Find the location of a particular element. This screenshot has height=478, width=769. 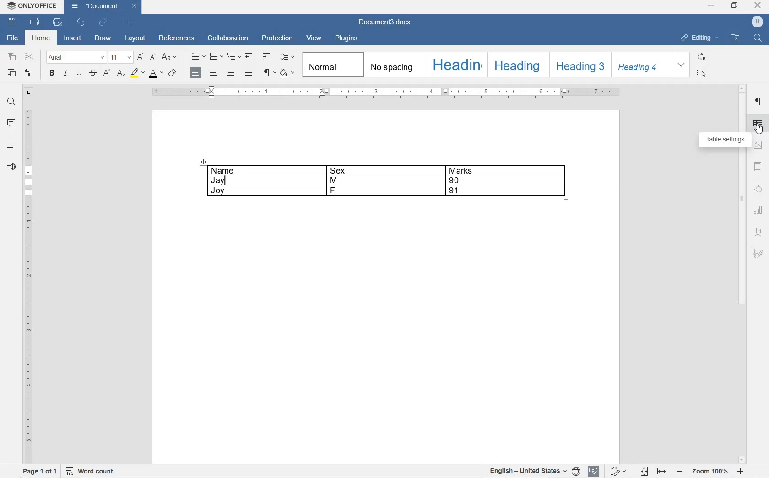

JUSTIFIED is located at coordinates (249, 73).